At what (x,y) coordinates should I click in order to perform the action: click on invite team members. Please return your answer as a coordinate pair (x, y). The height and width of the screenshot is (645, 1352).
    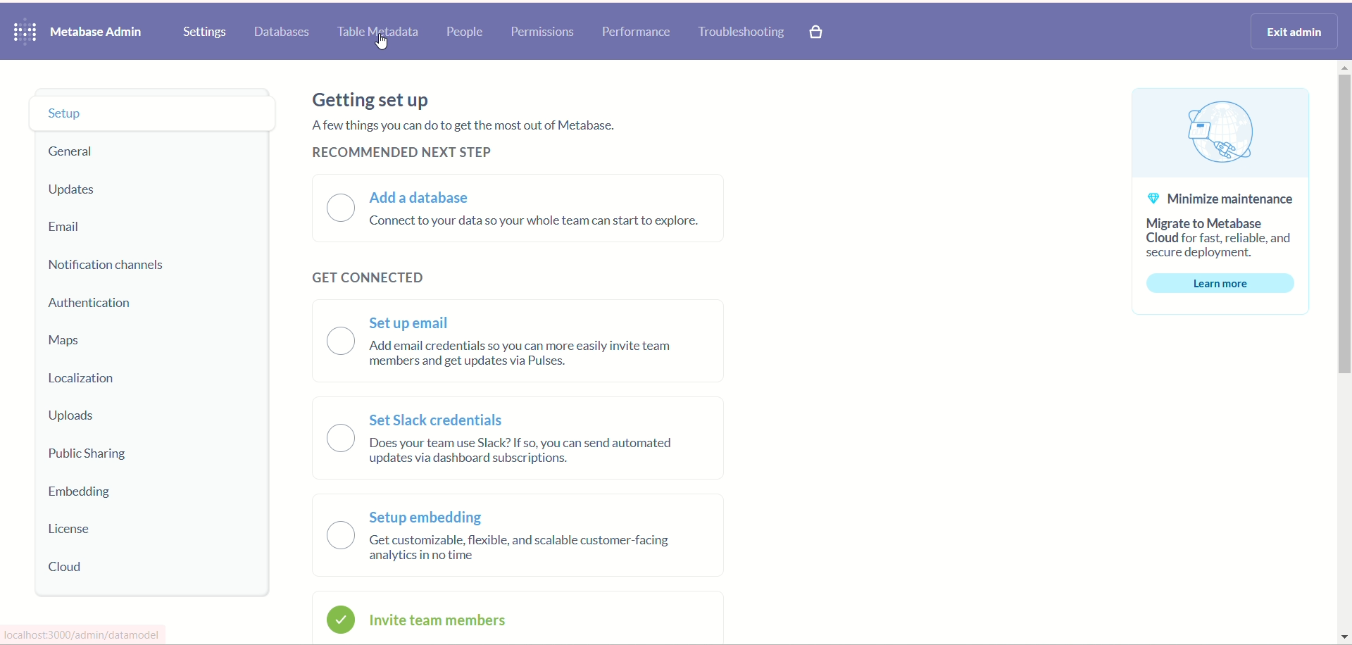
    Looking at the image, I should click on (440, 622).